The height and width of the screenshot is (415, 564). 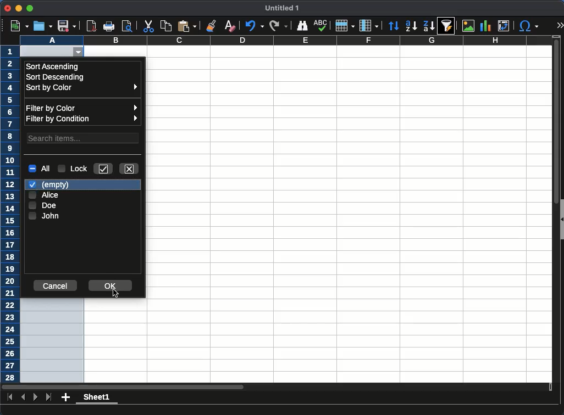 I want to click on copy, so click(x=167, y=26).